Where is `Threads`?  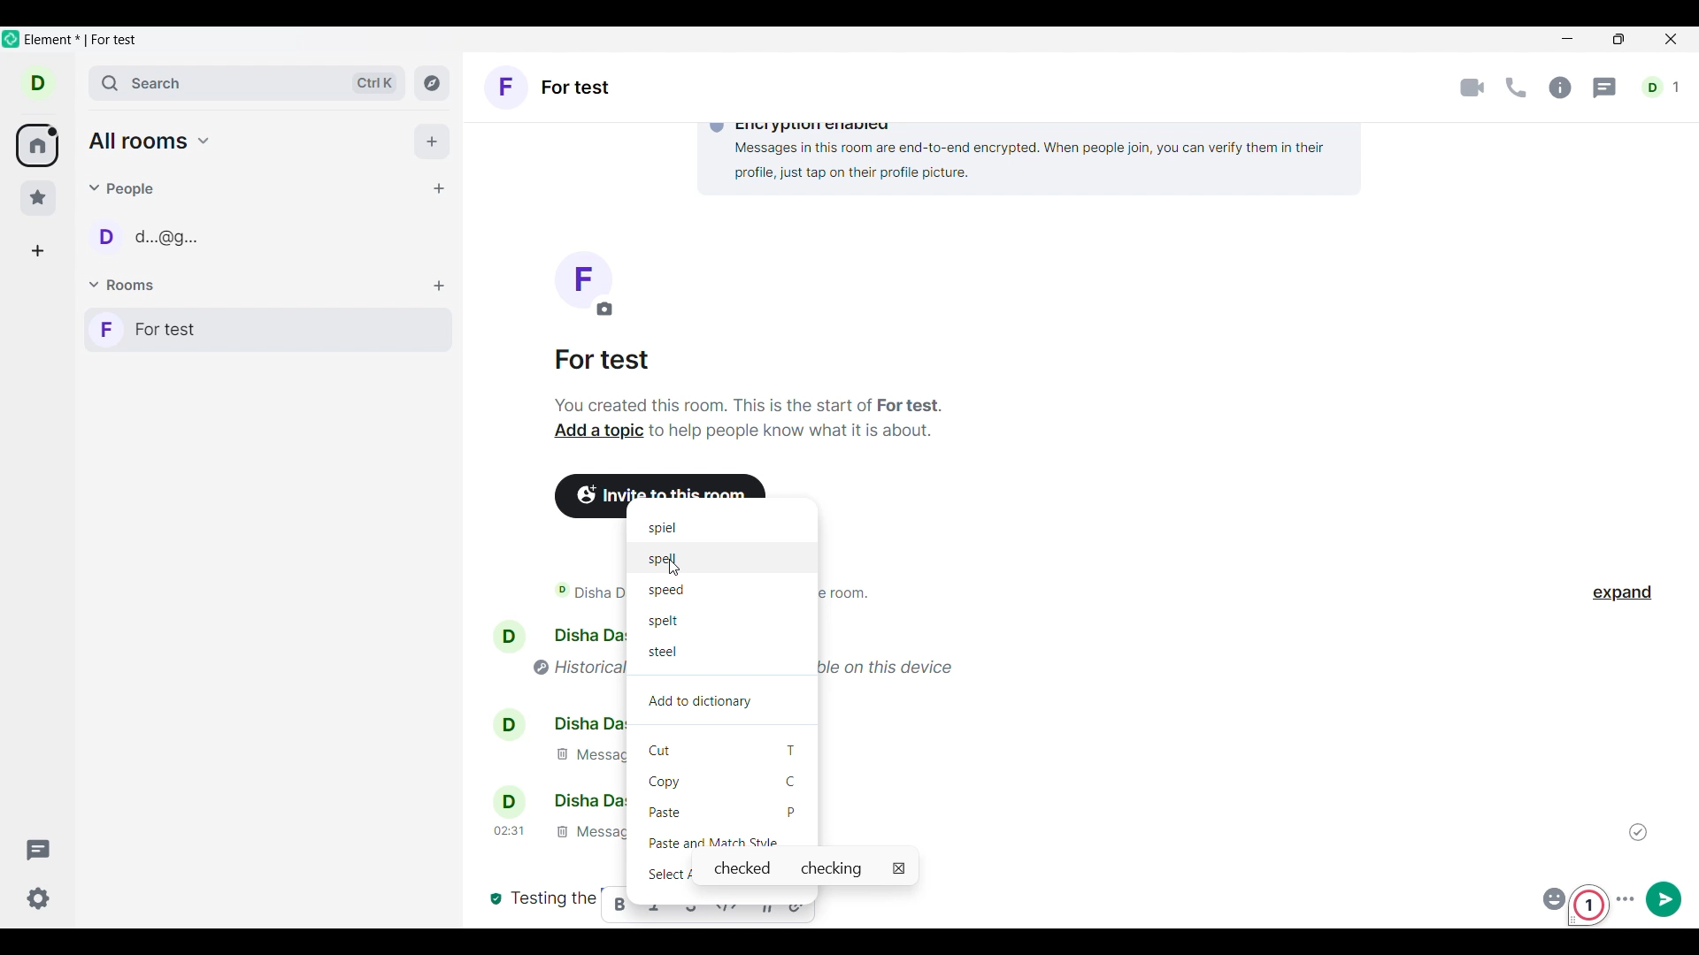
Threads is located at coordinates (1606, 88).